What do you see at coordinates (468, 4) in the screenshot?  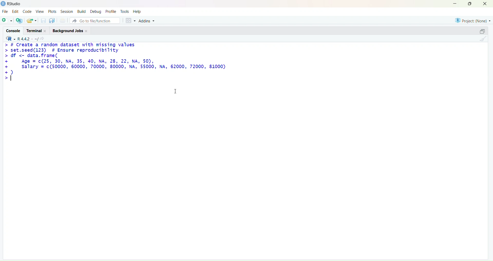 I see `maximize` at bounding box center [468, 4].